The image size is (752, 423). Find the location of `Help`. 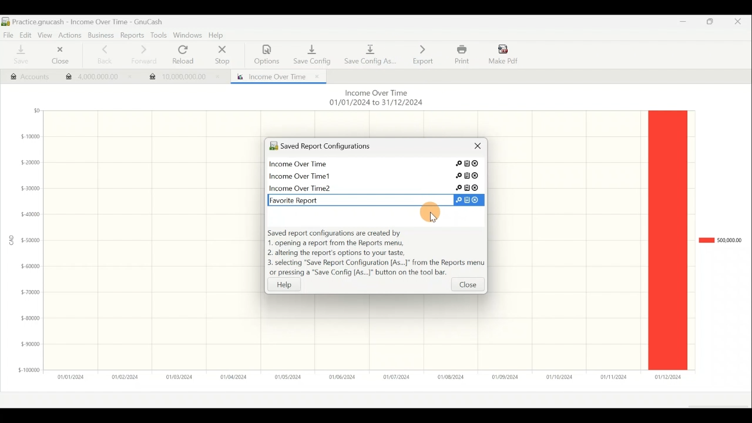

Help is located at coordinates (290, 284).